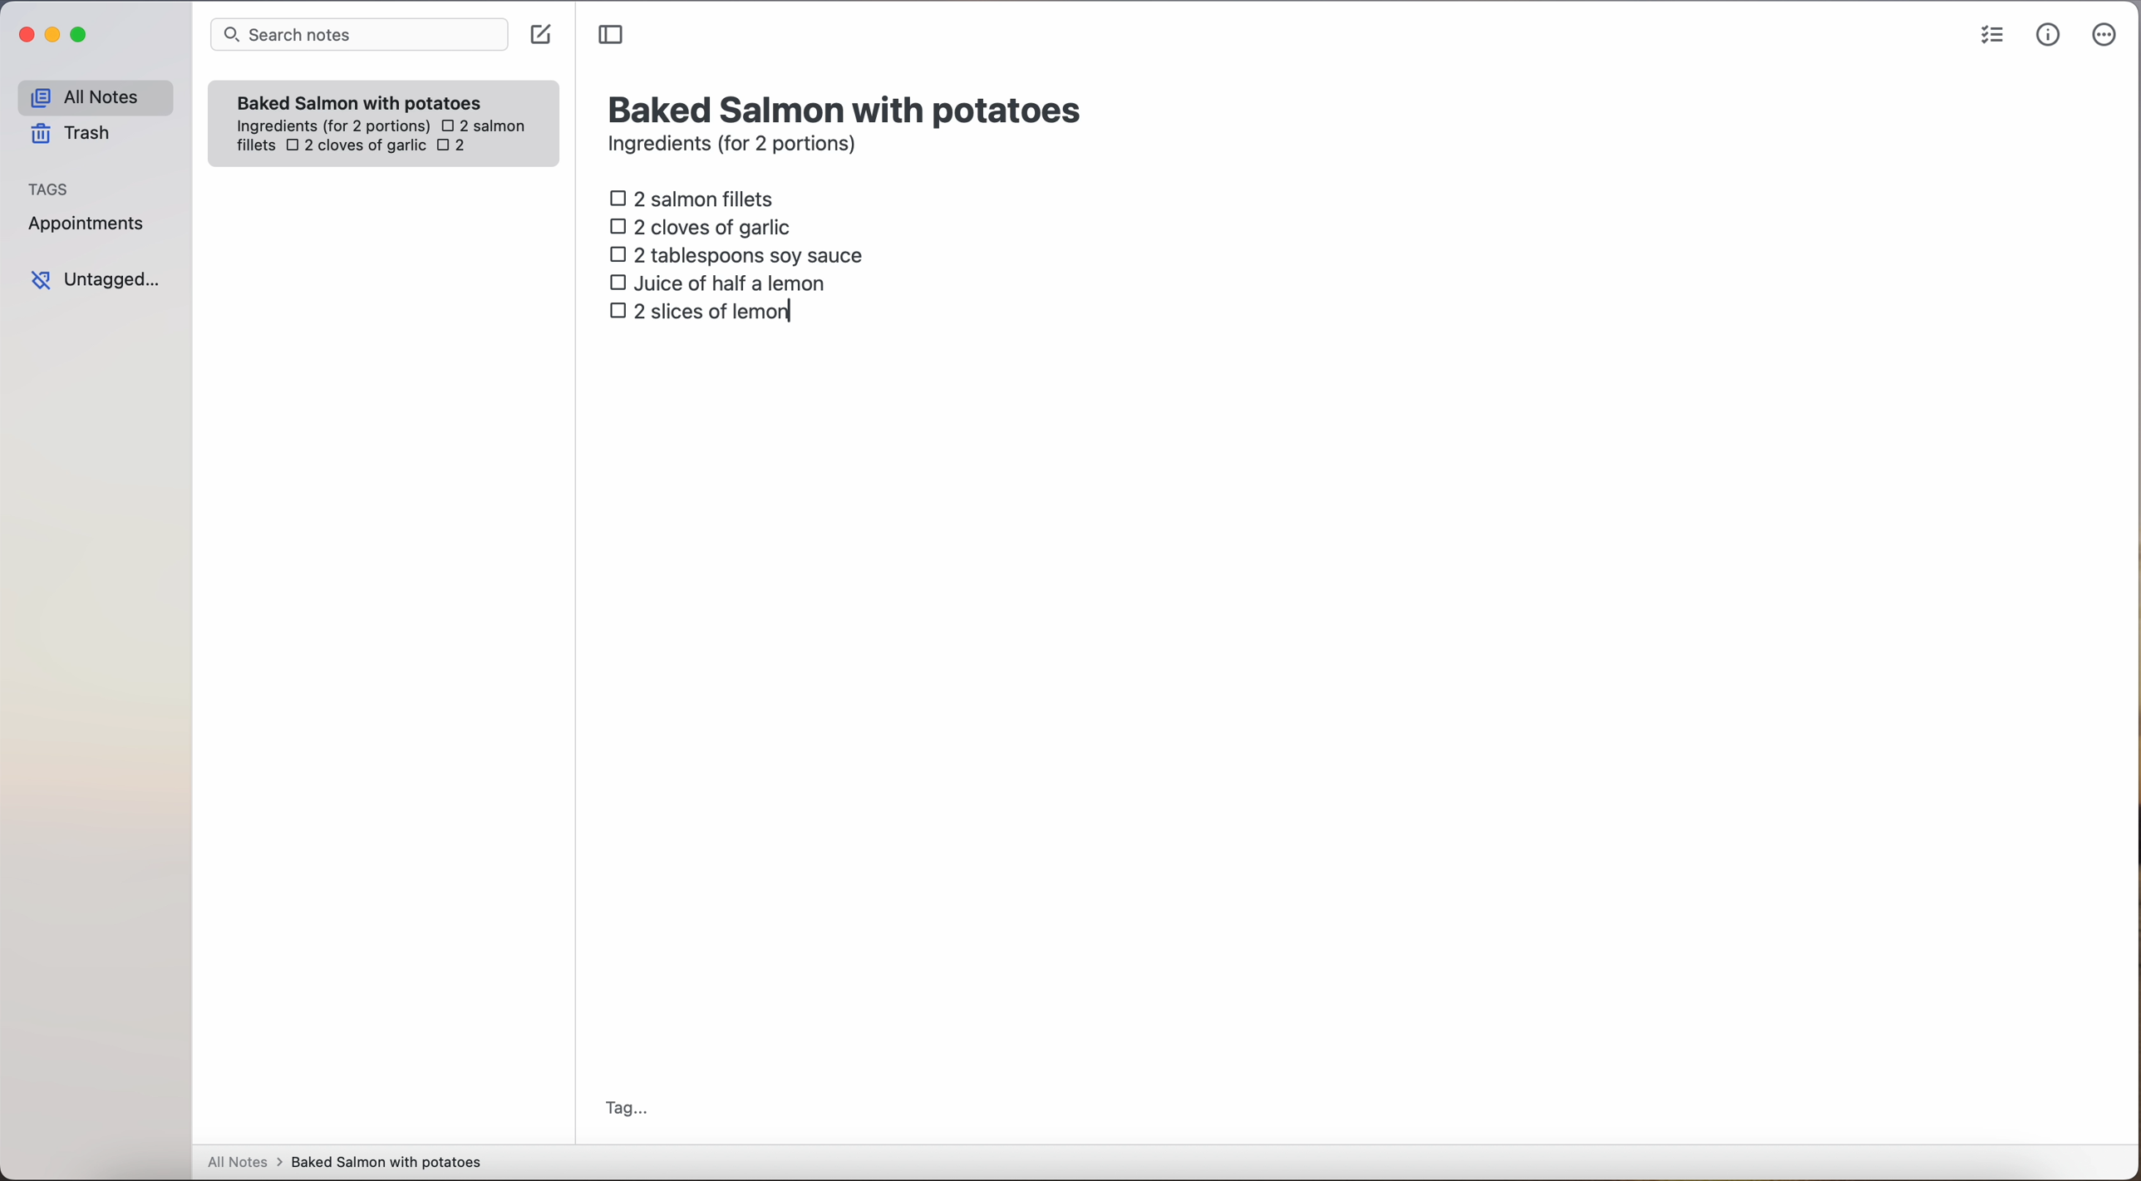 Image resolution: width=2141 pixels, height=1181 pixels. What do you see at coordinates (76, 134) in the screenshot?
I see `trash` at bounding box center [76, 134].